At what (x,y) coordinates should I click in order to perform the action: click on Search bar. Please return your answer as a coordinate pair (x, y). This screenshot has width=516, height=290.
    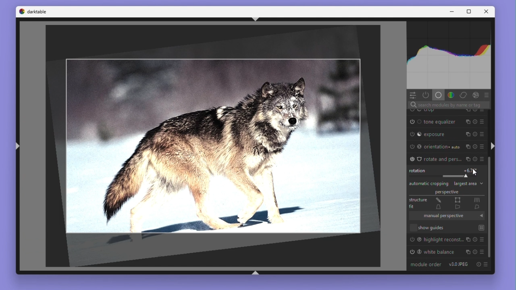
    Looking at the image, I should click on (446, 105).